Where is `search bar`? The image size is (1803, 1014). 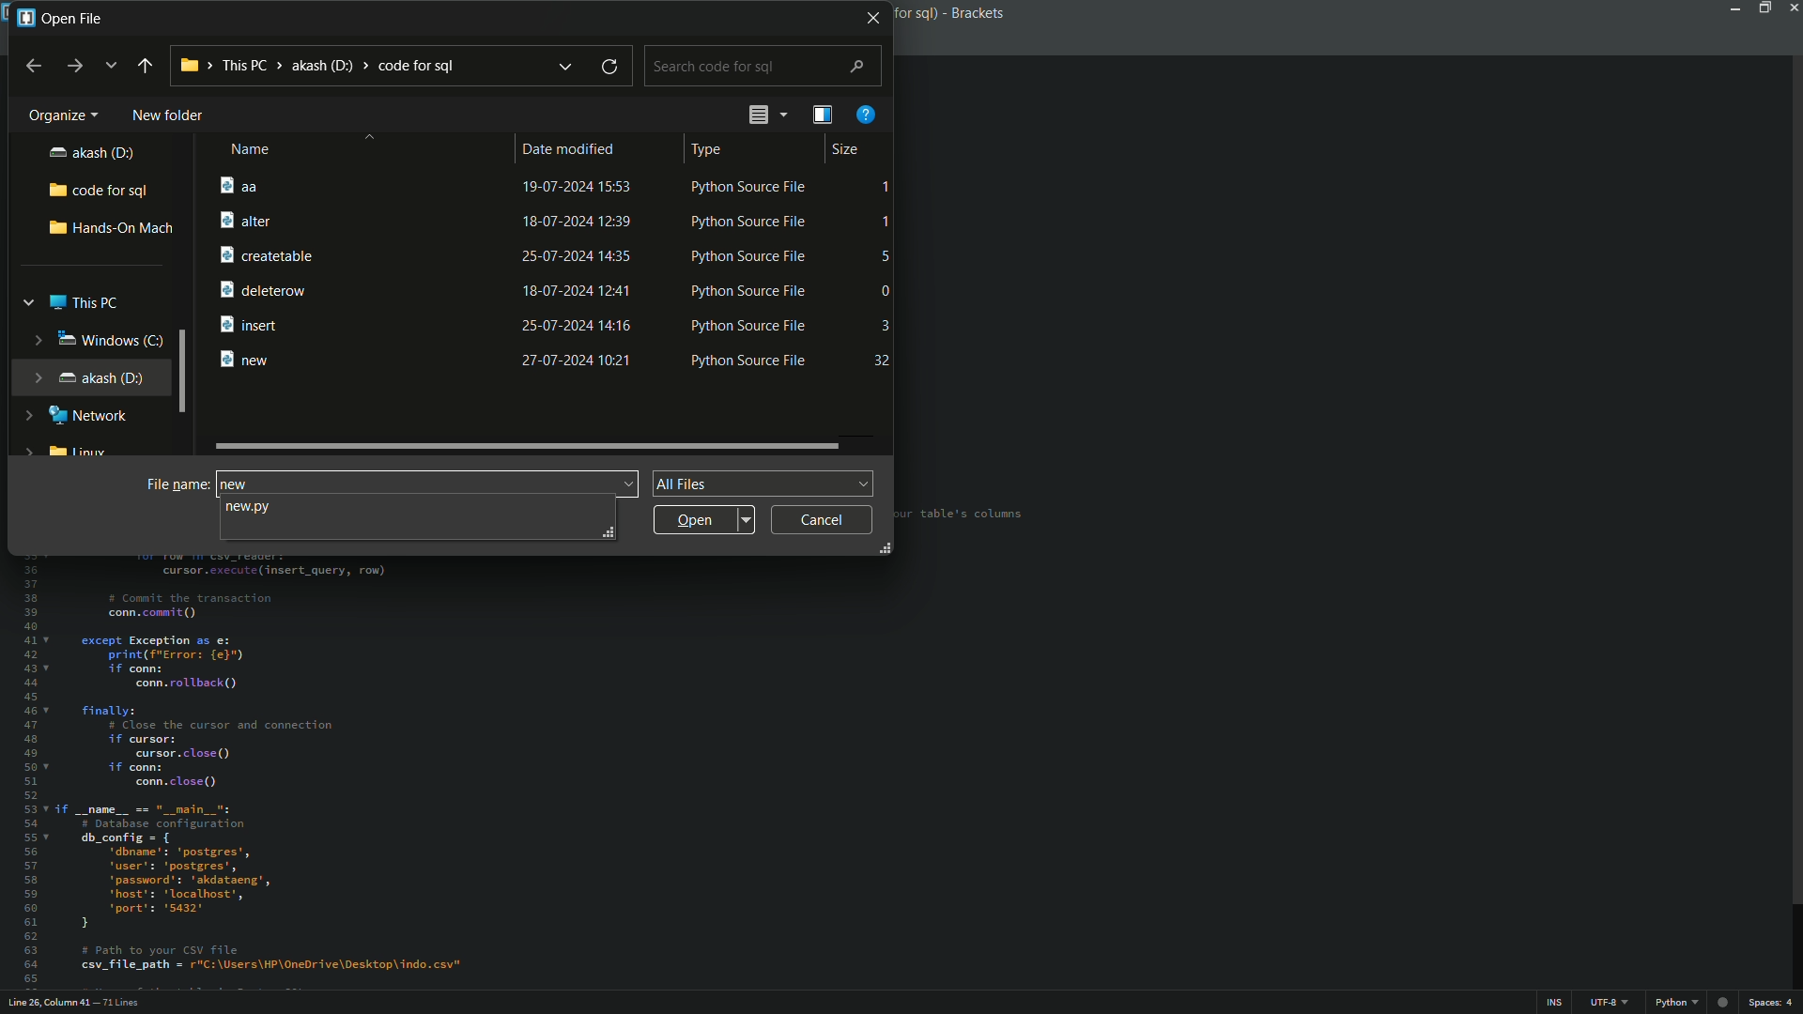
search bar is located at coordinates (768, 67).